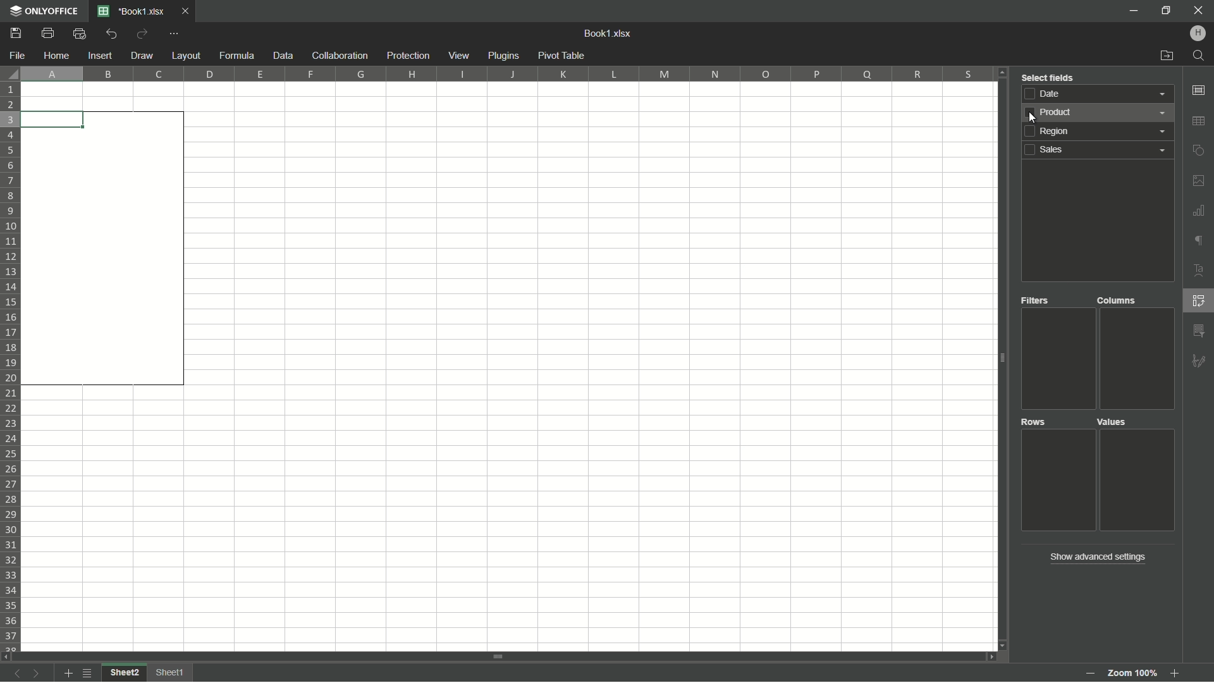 This screenshot has width=1214, height=683. Describe the element at coordinates (175, 35) in the screenshot. I see `customize quick access toolbar` at that location.